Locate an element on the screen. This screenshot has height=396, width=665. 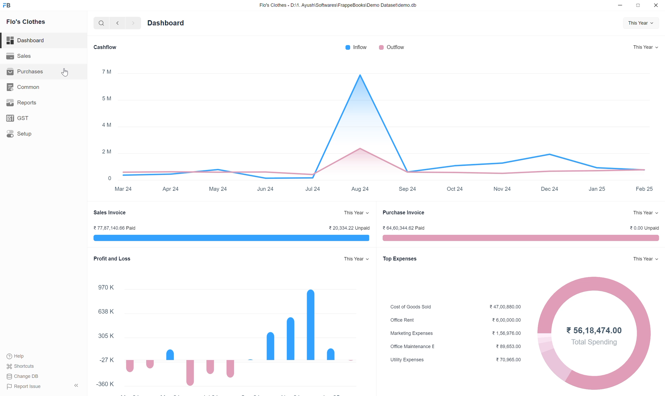
6,00,000.00 is located at coordinates (506, 320).